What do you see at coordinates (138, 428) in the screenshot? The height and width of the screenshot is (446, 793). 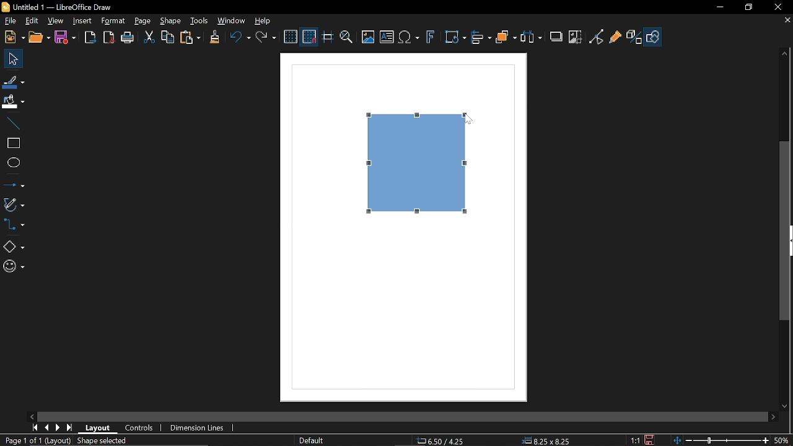 I see `Controls` at bounding box center [138, 428].